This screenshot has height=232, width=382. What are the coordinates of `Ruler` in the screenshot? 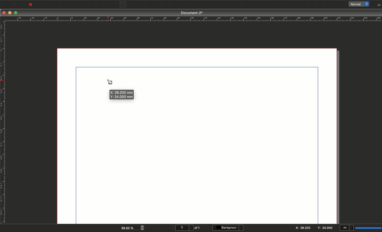 It's located at (3, 123).